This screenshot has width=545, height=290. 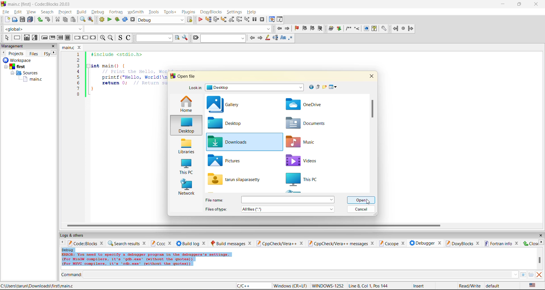 What do you see at coordinates (195, 38) in the screenshot?
I see `clear` at bounding box center [195, 38].